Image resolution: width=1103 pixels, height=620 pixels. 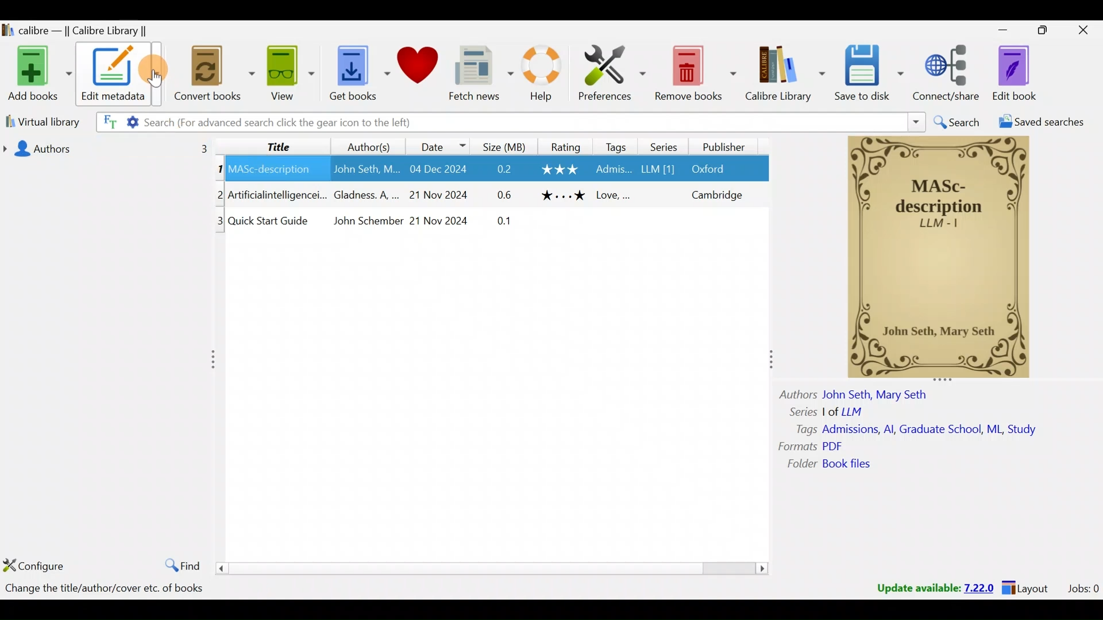 I want to click on , so click(x=219, y=222).